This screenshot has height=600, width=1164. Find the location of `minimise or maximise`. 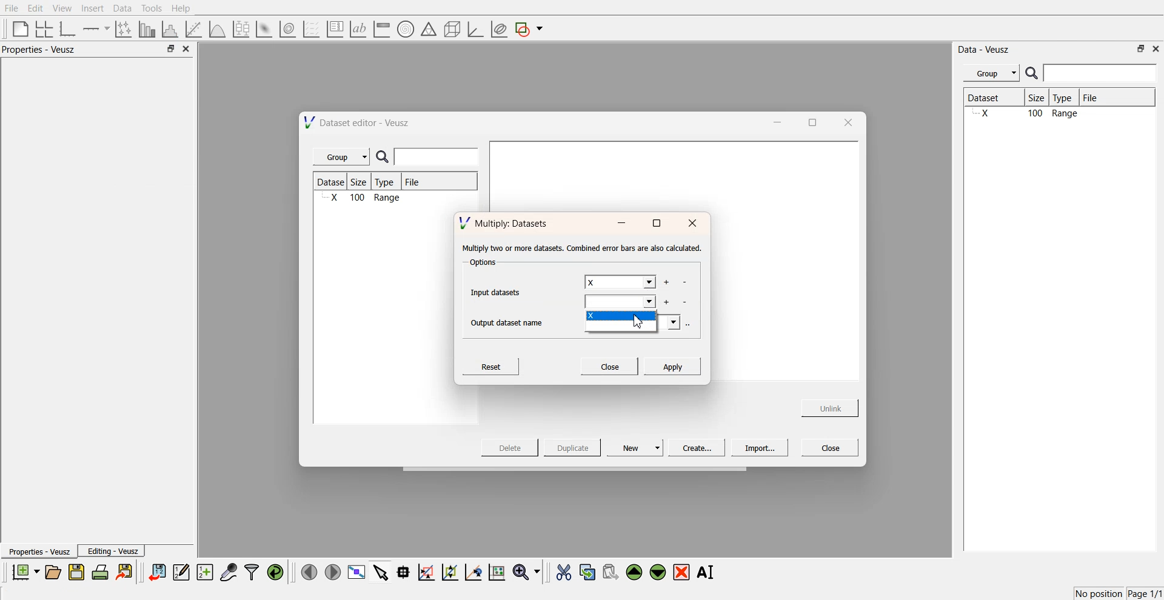

minimise or maximise is located at coordinates (170, 49).